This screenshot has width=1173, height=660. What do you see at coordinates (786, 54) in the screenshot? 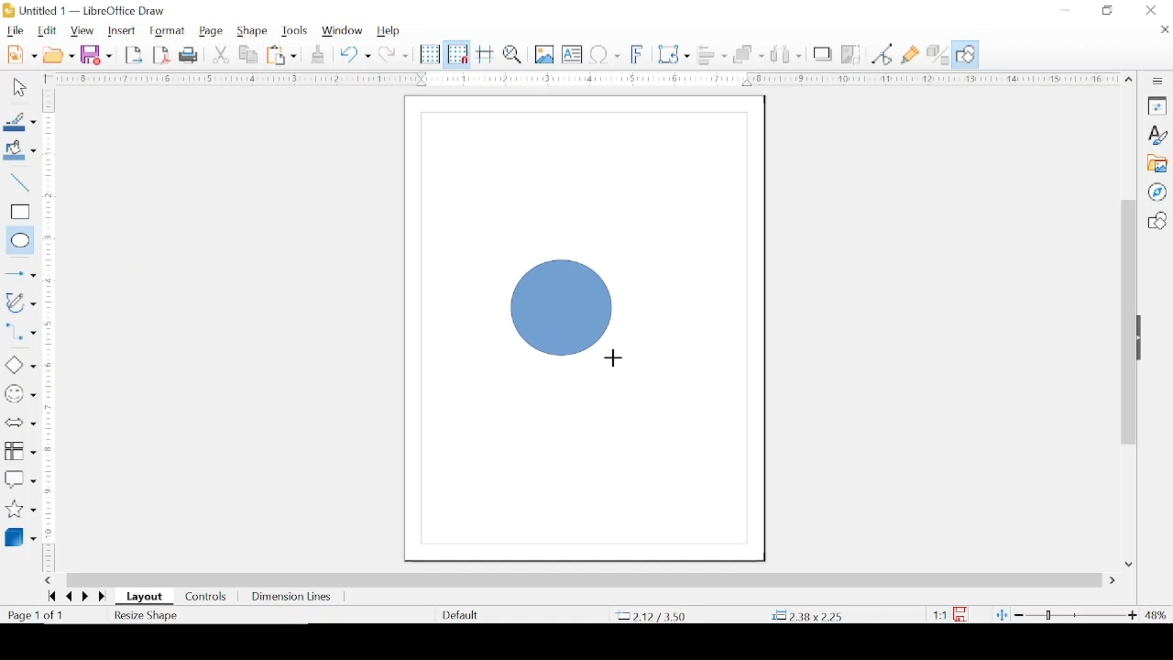
I see `select at least three objects to distribute` at bounding box center [786, 54].